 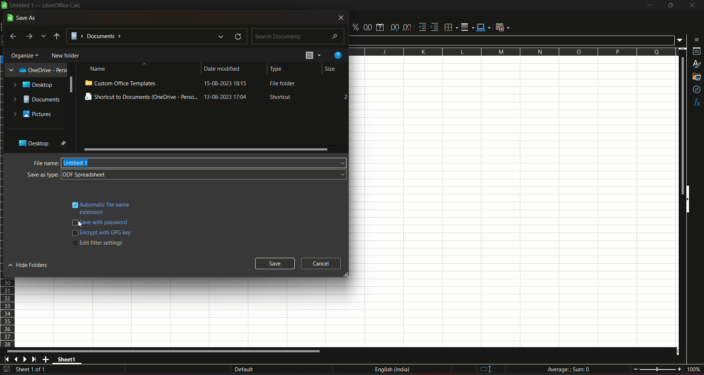 What do you see at coordinates (368, 27) in the screenshot?
I see `format as number` at bounding box center [368, 27].